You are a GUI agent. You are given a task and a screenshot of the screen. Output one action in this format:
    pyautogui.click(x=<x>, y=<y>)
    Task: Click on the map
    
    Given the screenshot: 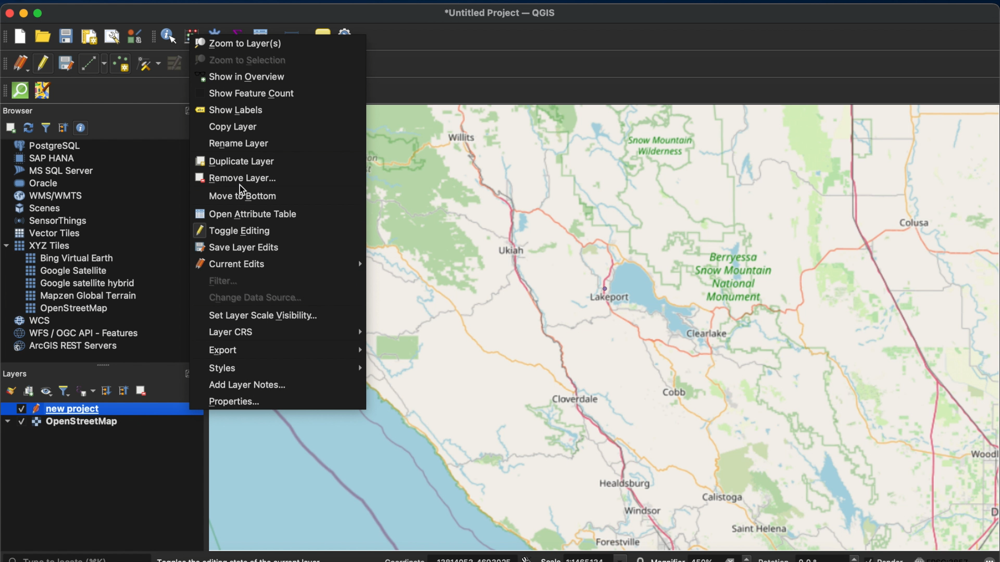 What is the action you would take?
    pyautogui.click(x=689, y=325)
    